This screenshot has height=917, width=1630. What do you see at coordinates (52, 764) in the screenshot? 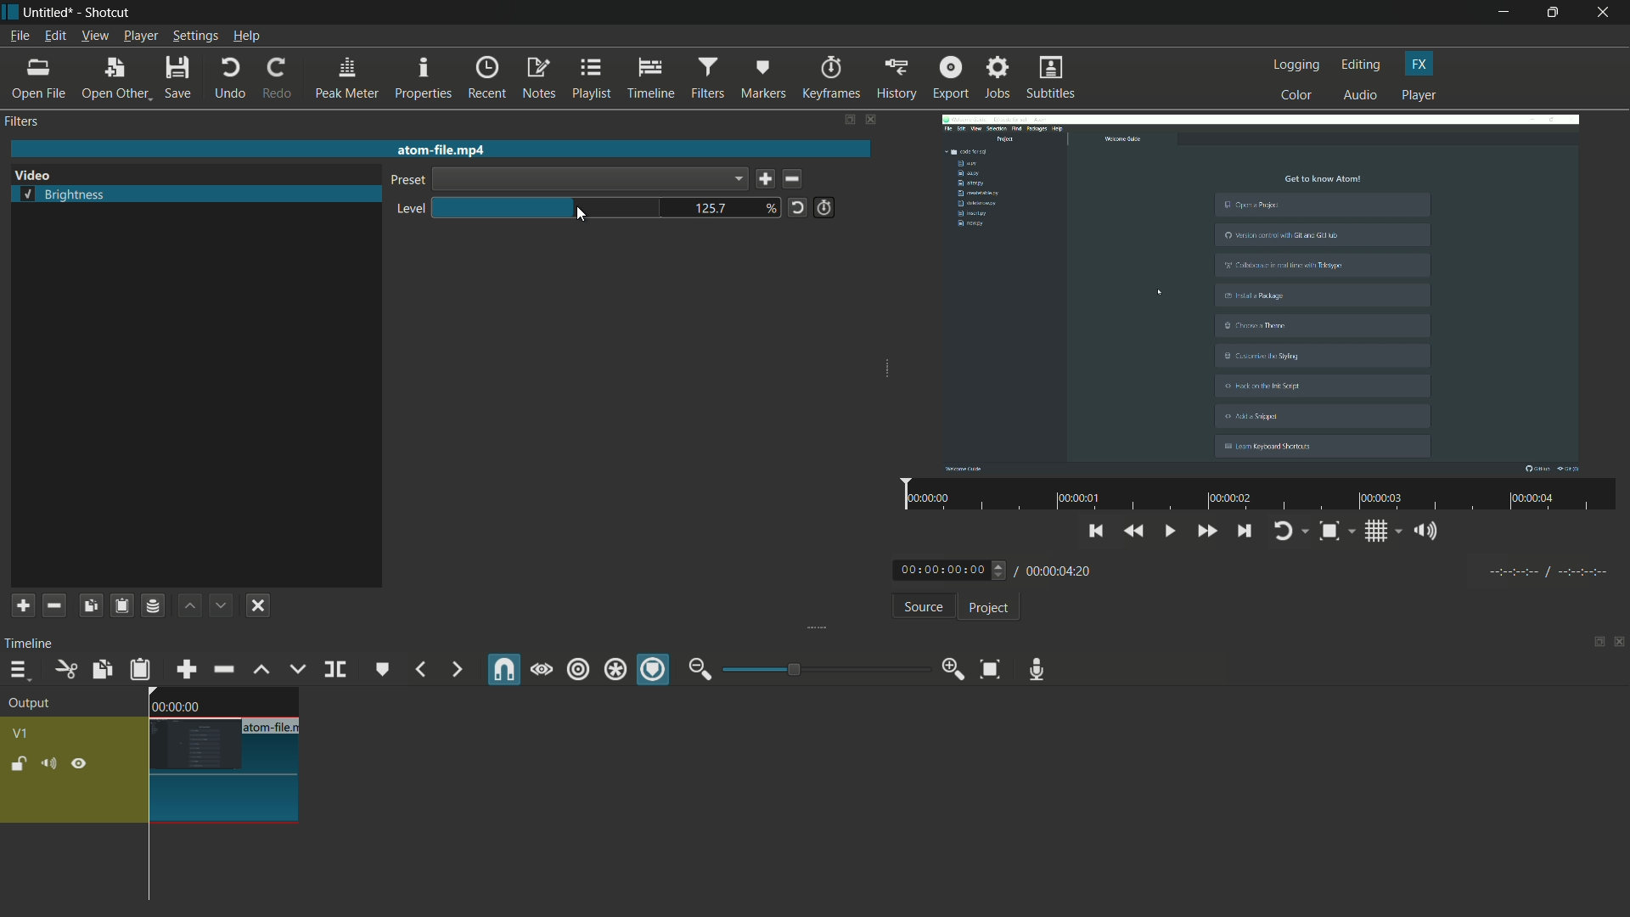
I see `mute` at bounding box center [52, 764].